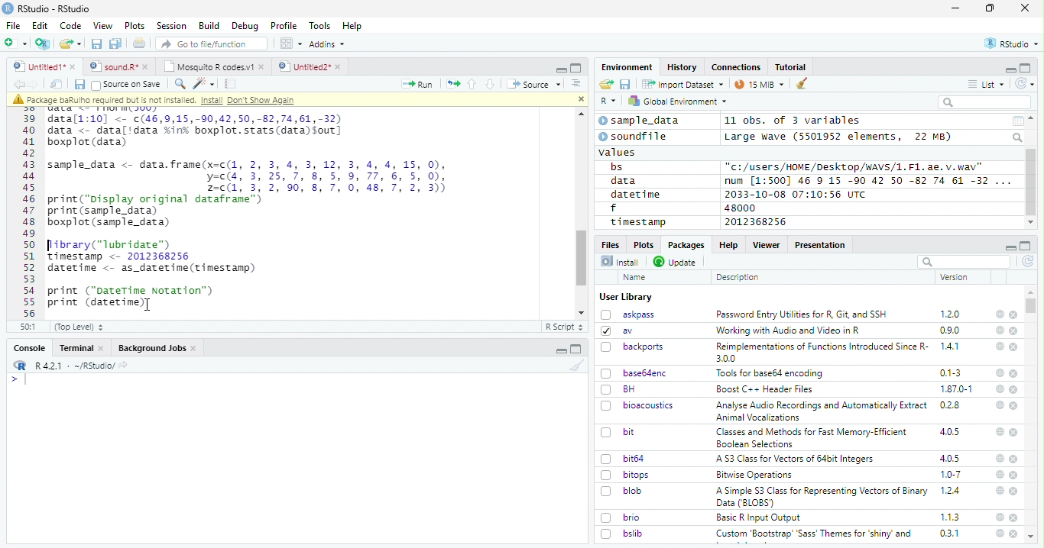 This screenshot has width=1044, height=548. Describe the element at coordinates (767, 244) in the screenshot. I see `Viewer` at that location.